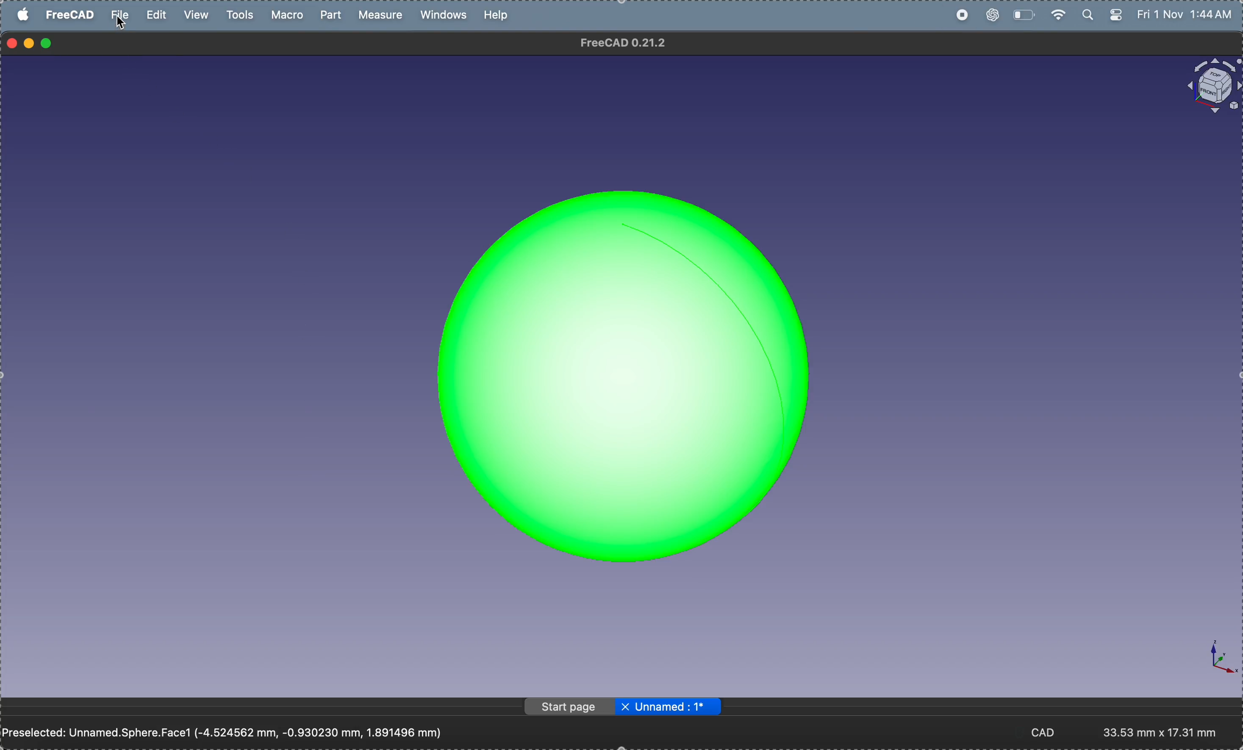 Image resolution: width=1243 pixels, height=750 pixels. What do you see at coordinates (291, 15) in the screenshot?
I see `marco` at bounding box center [291, 15].